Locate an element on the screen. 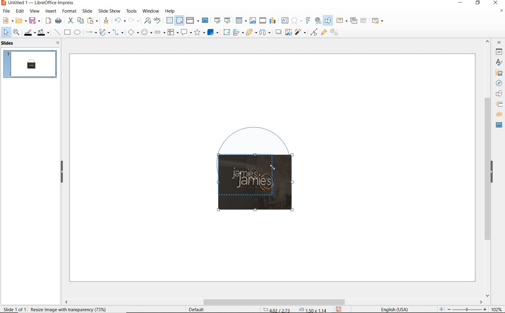  insert special characters is located at coordinates (295, 20).